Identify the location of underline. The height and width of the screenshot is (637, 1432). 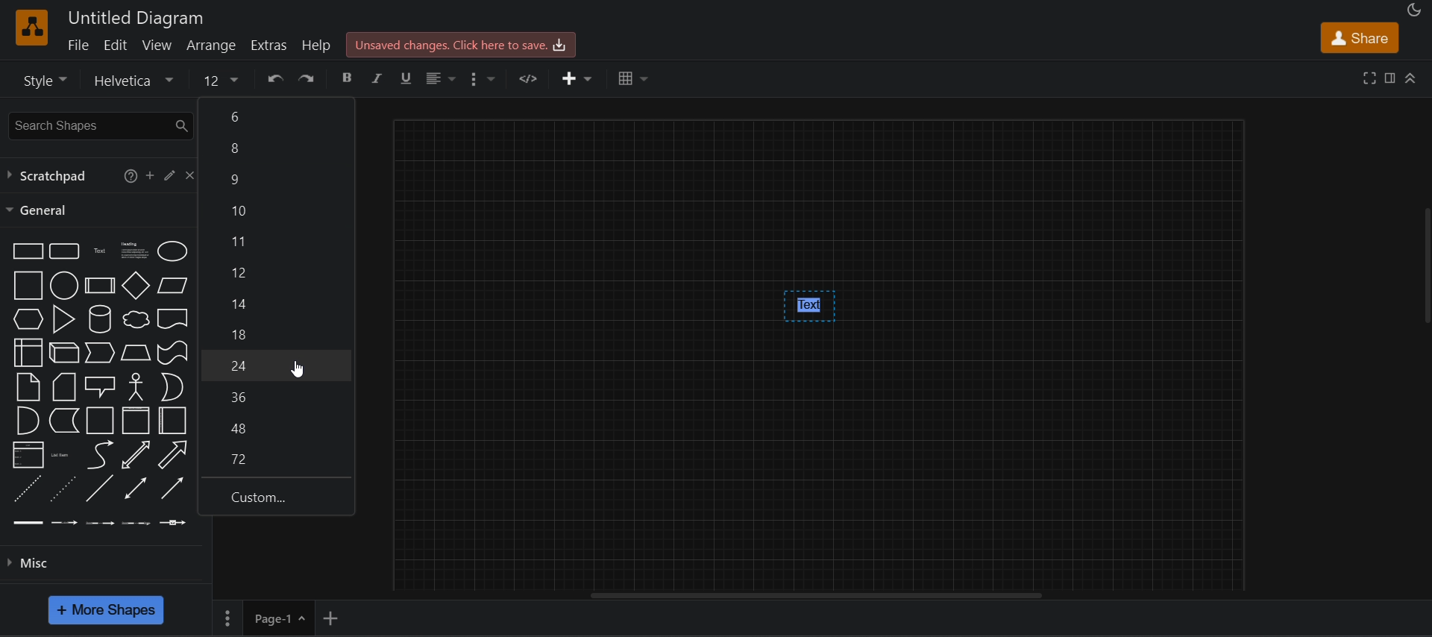
(408, 80).